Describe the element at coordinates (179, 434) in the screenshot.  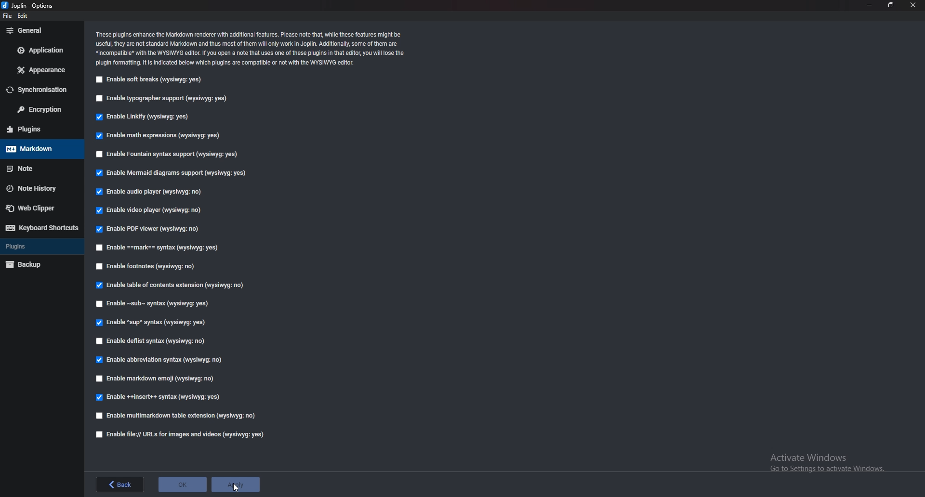
I see `Enable file urls for images and videos` at that location.